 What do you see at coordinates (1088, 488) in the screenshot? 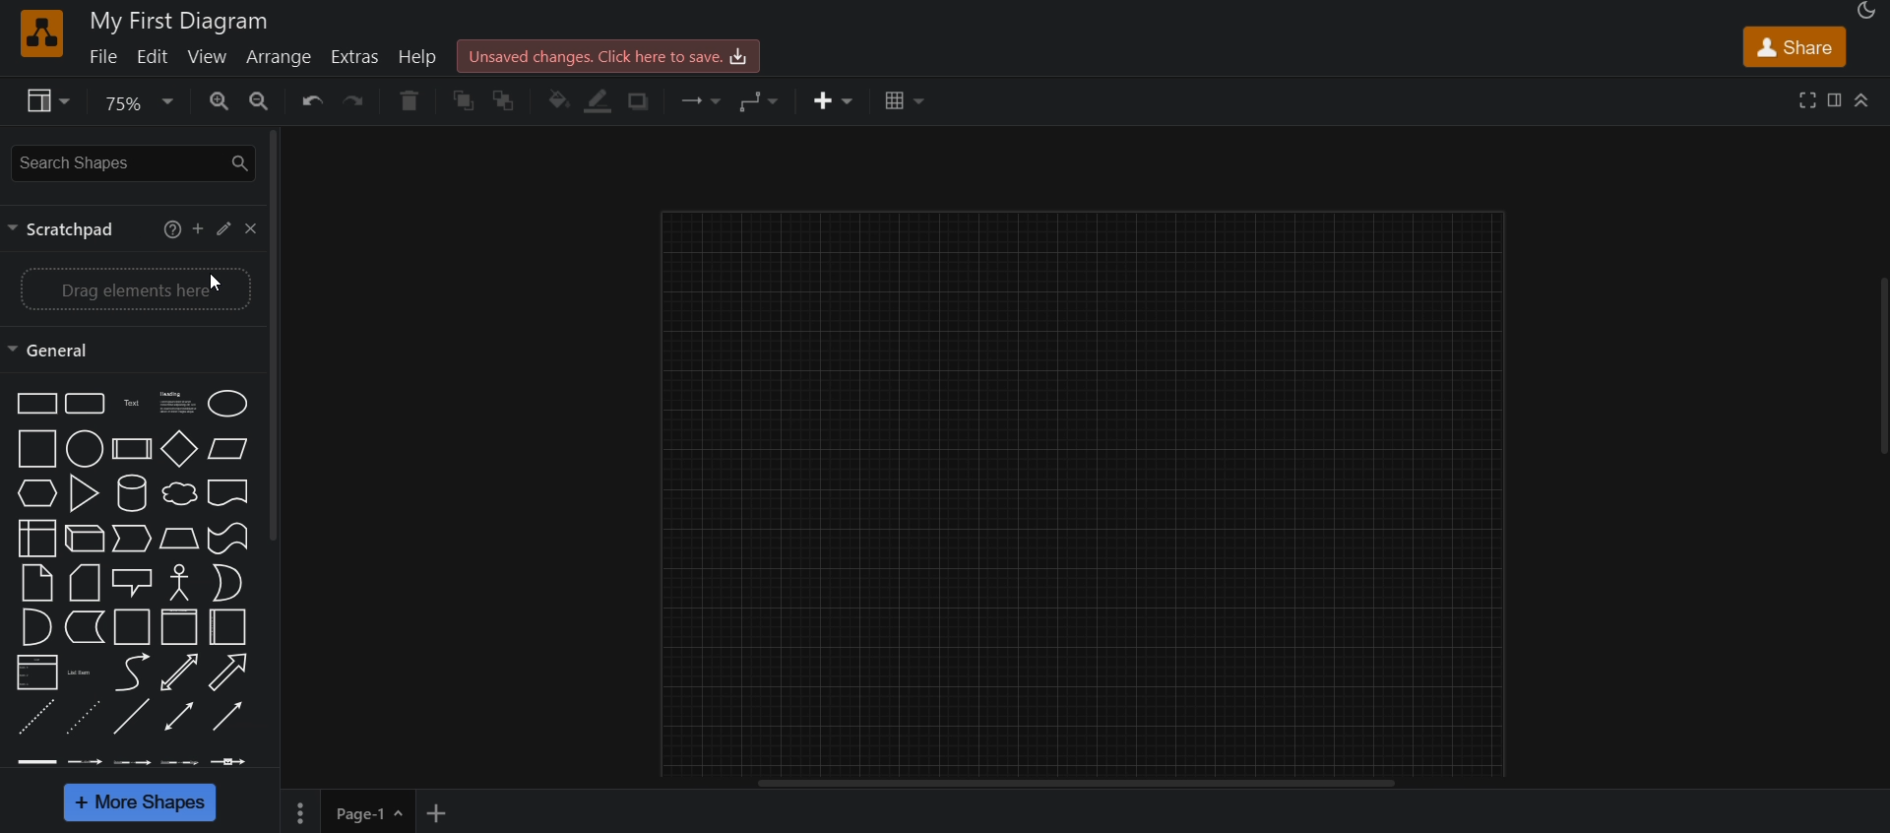
I see `canvas set to 75%` at bounding box center [1088, 488].